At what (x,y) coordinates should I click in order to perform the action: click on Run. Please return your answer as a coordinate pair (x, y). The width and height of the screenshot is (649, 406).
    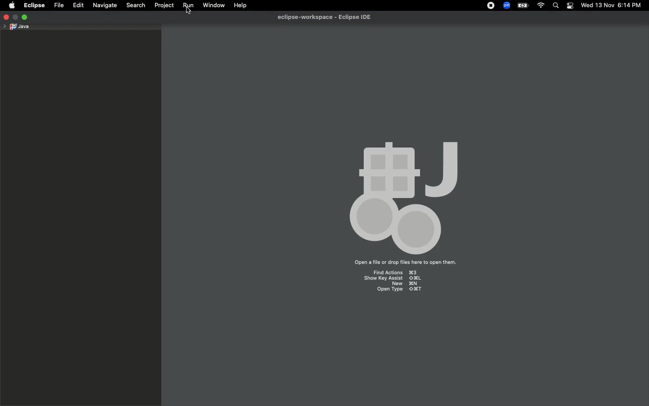
    Looking at the image, I should click on (187, 7).